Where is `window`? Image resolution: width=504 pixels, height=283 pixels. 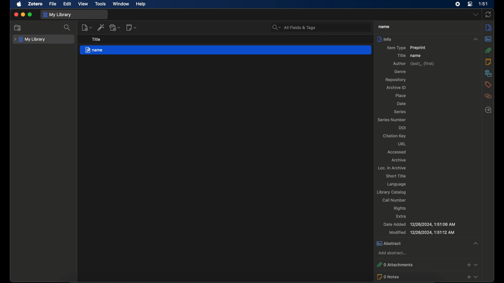 window is located at coordinates (121, 4).